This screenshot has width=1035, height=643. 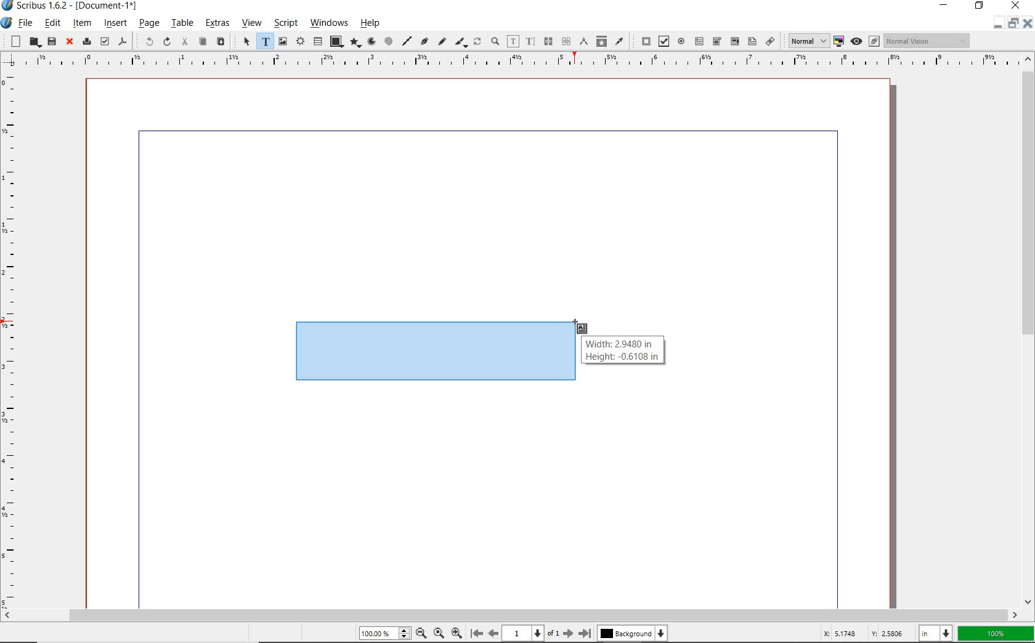 I want to click on item, so click(x=82, y=23).